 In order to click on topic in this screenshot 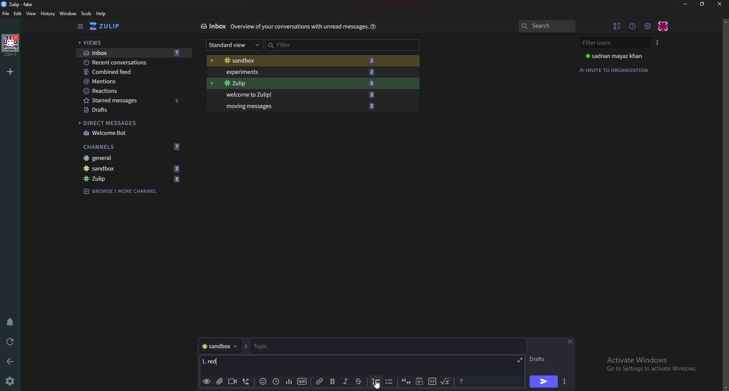, I will do `click(288, 346)`.